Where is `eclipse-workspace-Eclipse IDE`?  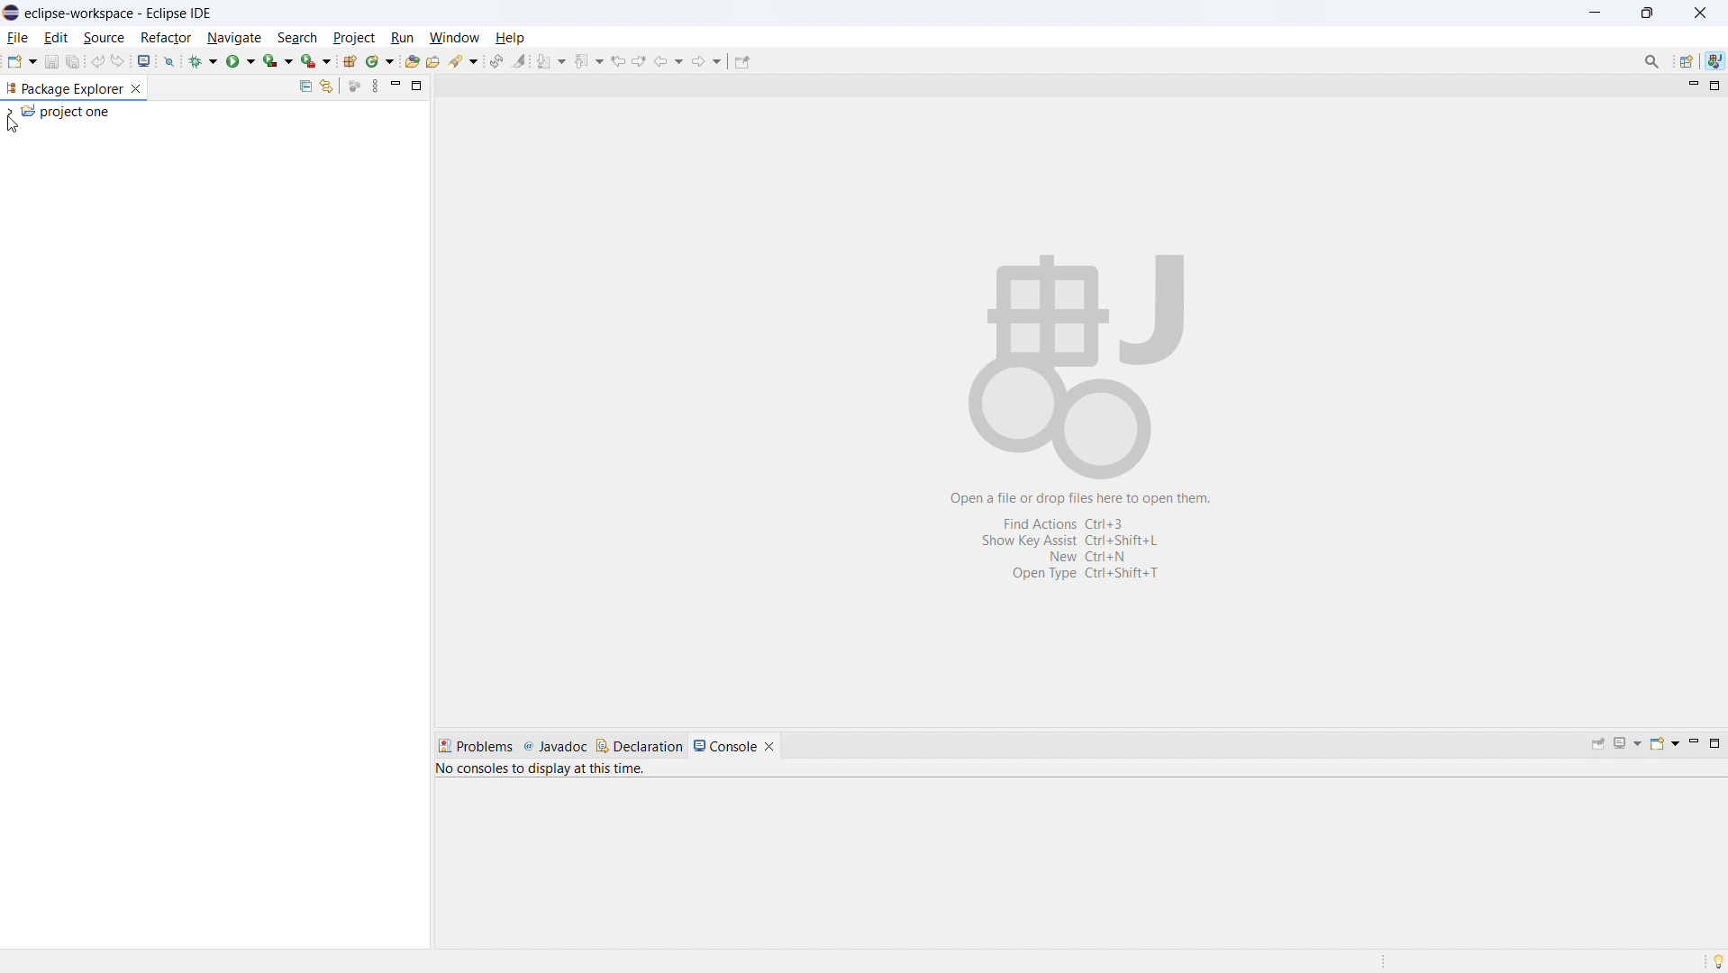 eclipse-workspace-Eclipse IDE is located at coordinates (118, 14).